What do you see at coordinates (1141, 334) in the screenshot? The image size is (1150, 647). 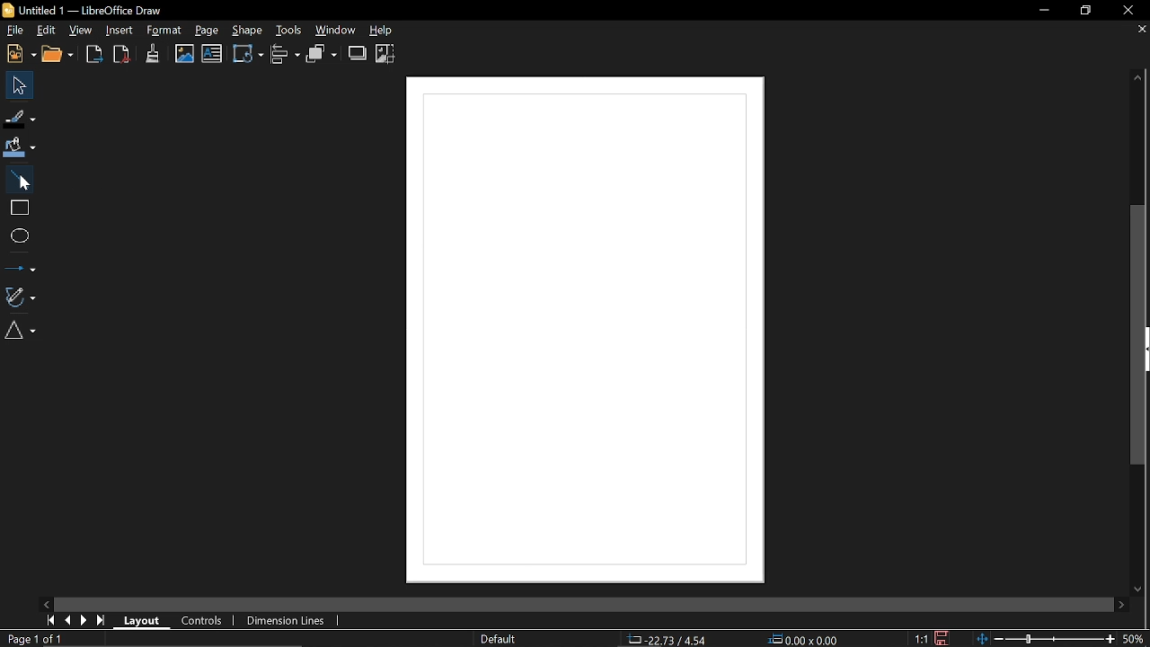 I see `Vertical scrollbar` at bounding box center [1141, 334].